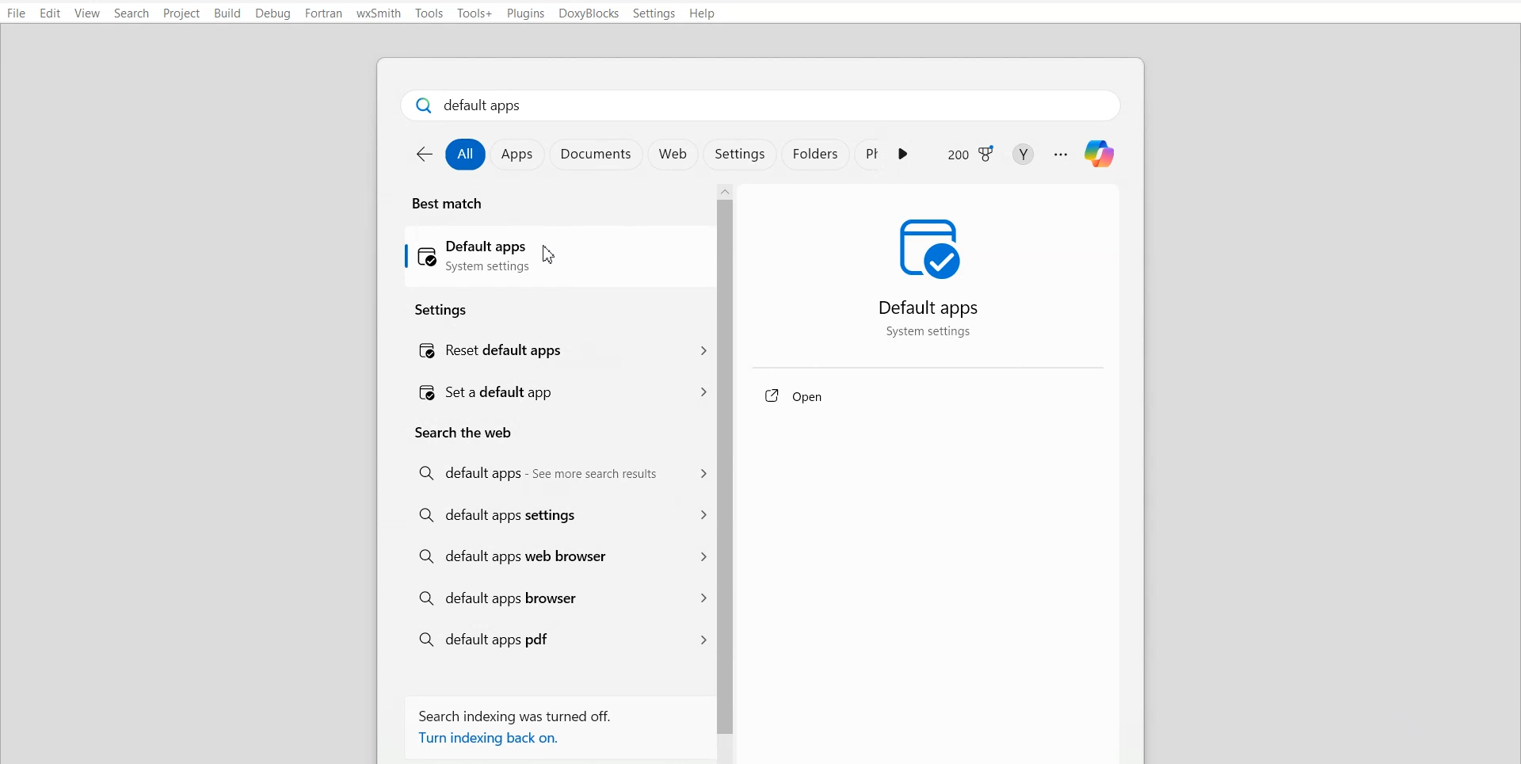 This screenshot has width=1521, height=764. What do you see at coordinates (525, 13) in the screenshot?
I see `Plugins` at bounding box center [525, 13].